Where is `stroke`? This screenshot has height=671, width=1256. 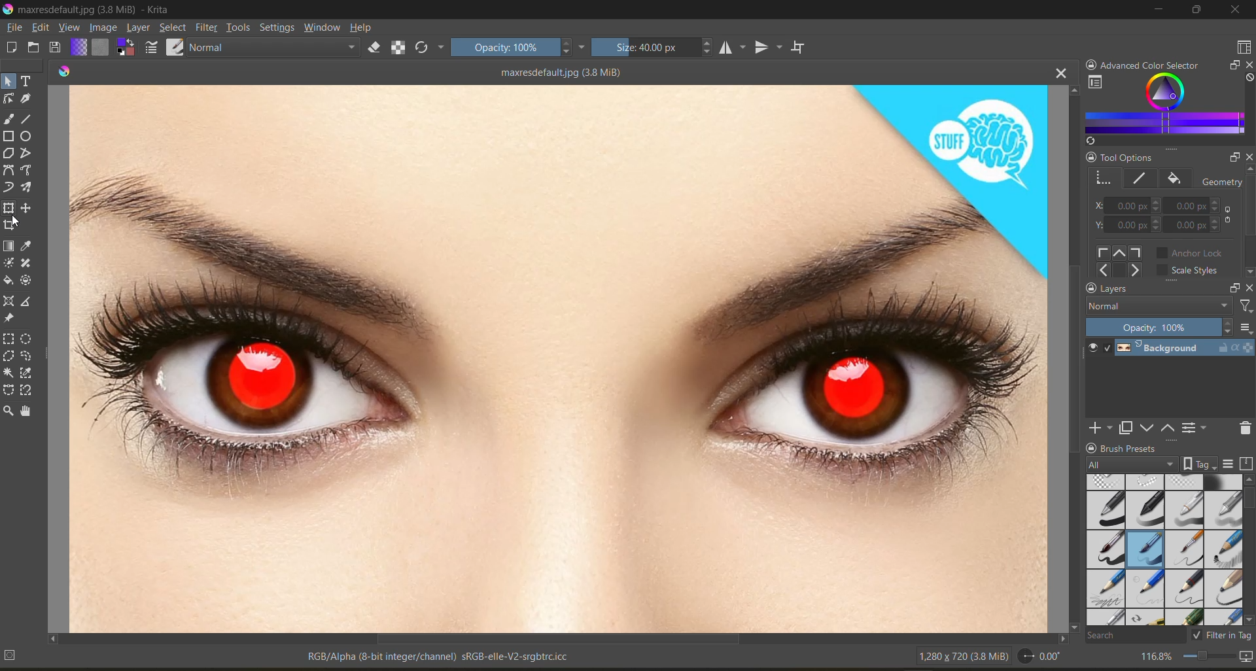
stroke is located at coordinates (1142, 178).